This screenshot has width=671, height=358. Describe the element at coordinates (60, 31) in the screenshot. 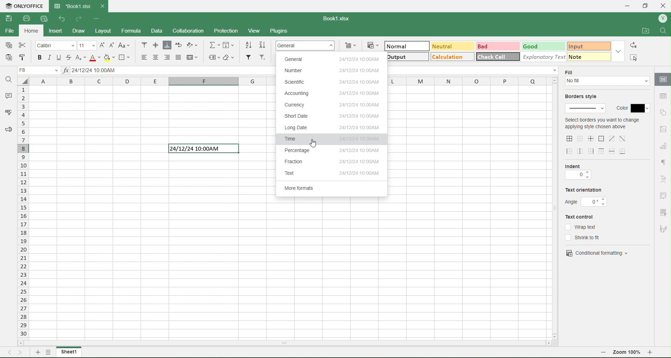

I see `Insert` at that location.